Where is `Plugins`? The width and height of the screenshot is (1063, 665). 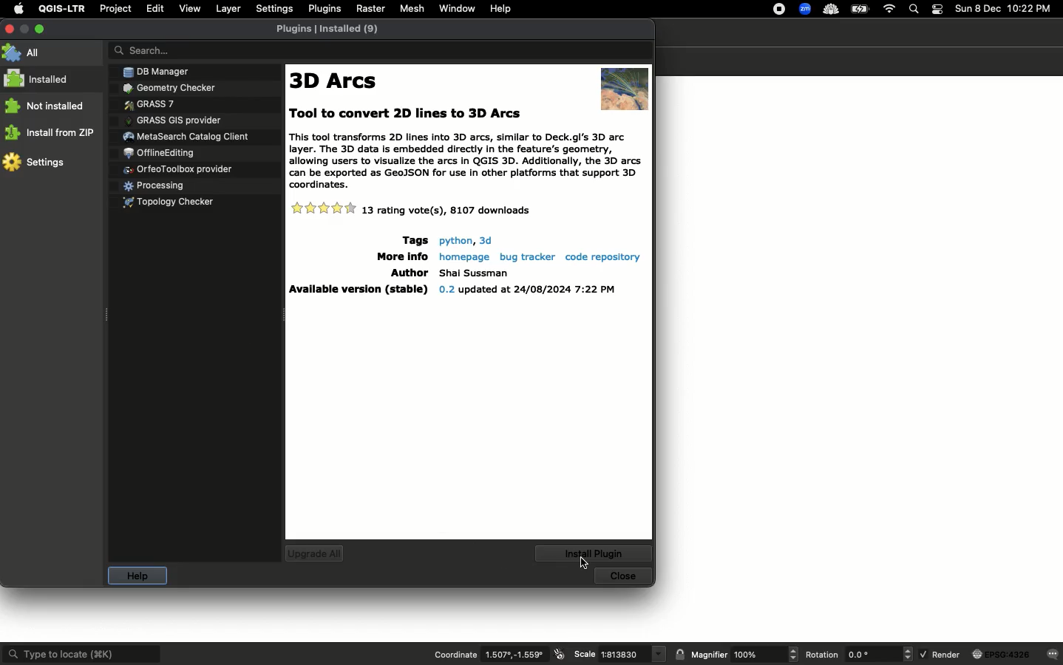
Plugins is located at coordinates (176, 168).